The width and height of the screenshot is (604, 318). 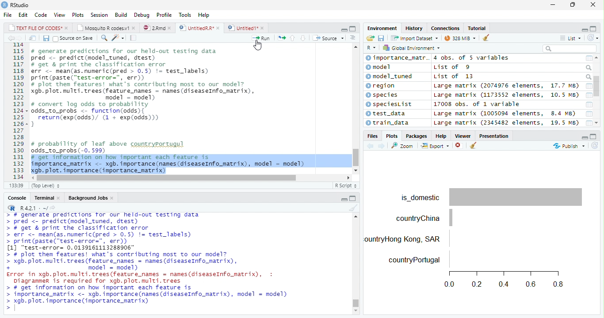 I want to click on Large matrix (2345482 elements, 19.5 MB), so click(x=507, y=123).